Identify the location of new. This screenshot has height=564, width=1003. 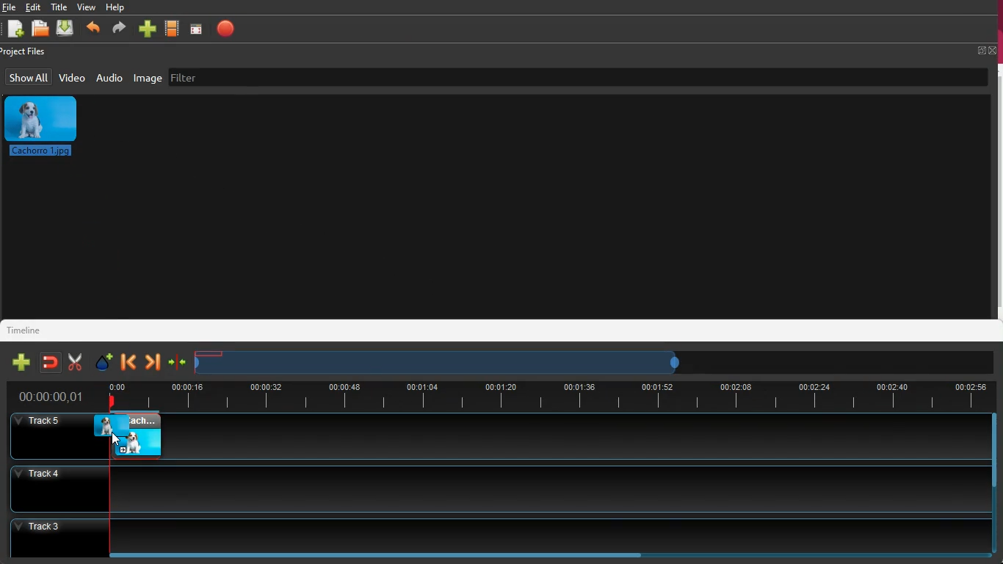
(21, 362).